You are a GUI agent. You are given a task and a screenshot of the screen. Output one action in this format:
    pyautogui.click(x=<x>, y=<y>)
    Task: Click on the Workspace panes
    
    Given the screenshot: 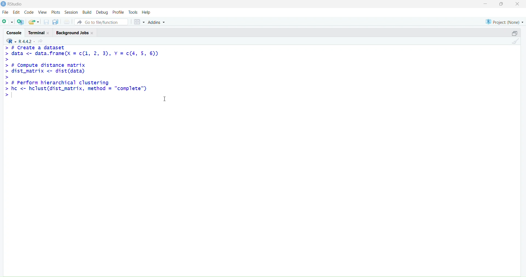 What is the action you would take?
    pyautogui.click(x=139, y=21)
    